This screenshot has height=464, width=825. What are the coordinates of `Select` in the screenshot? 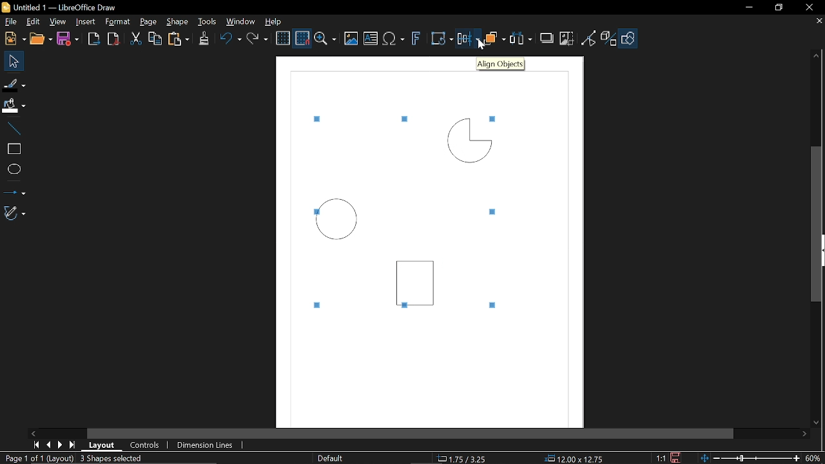 It's located at (12, 62).